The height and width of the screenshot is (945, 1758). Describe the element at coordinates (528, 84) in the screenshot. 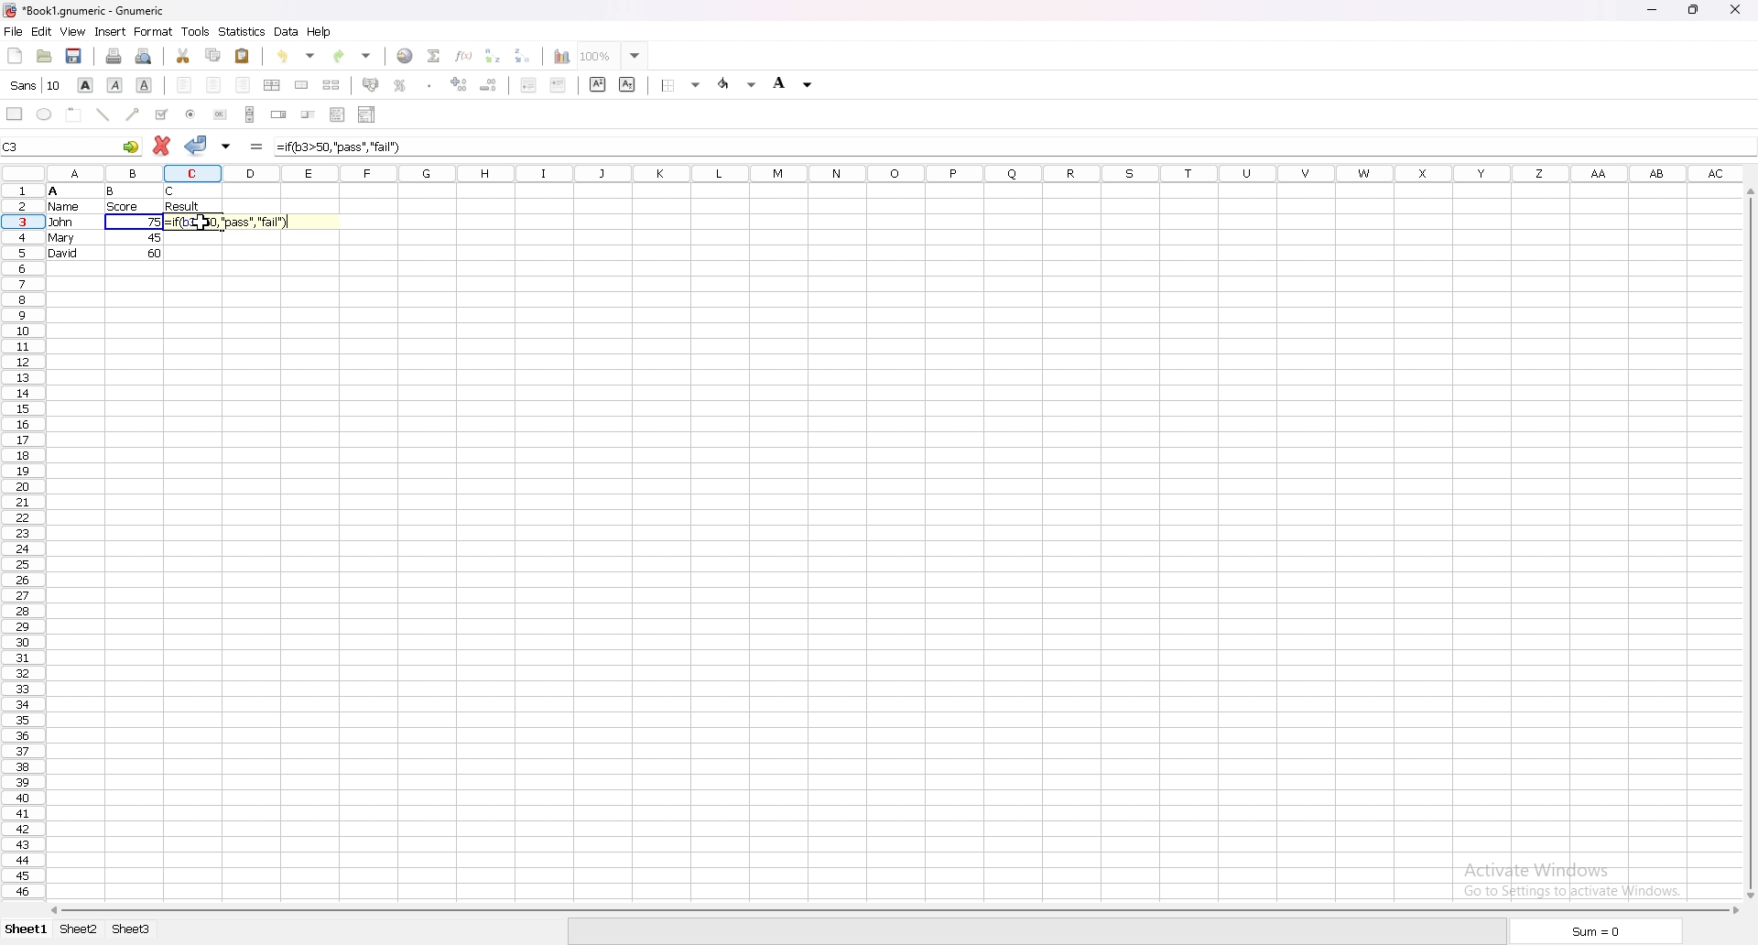

I see `decrease indent` at that location.